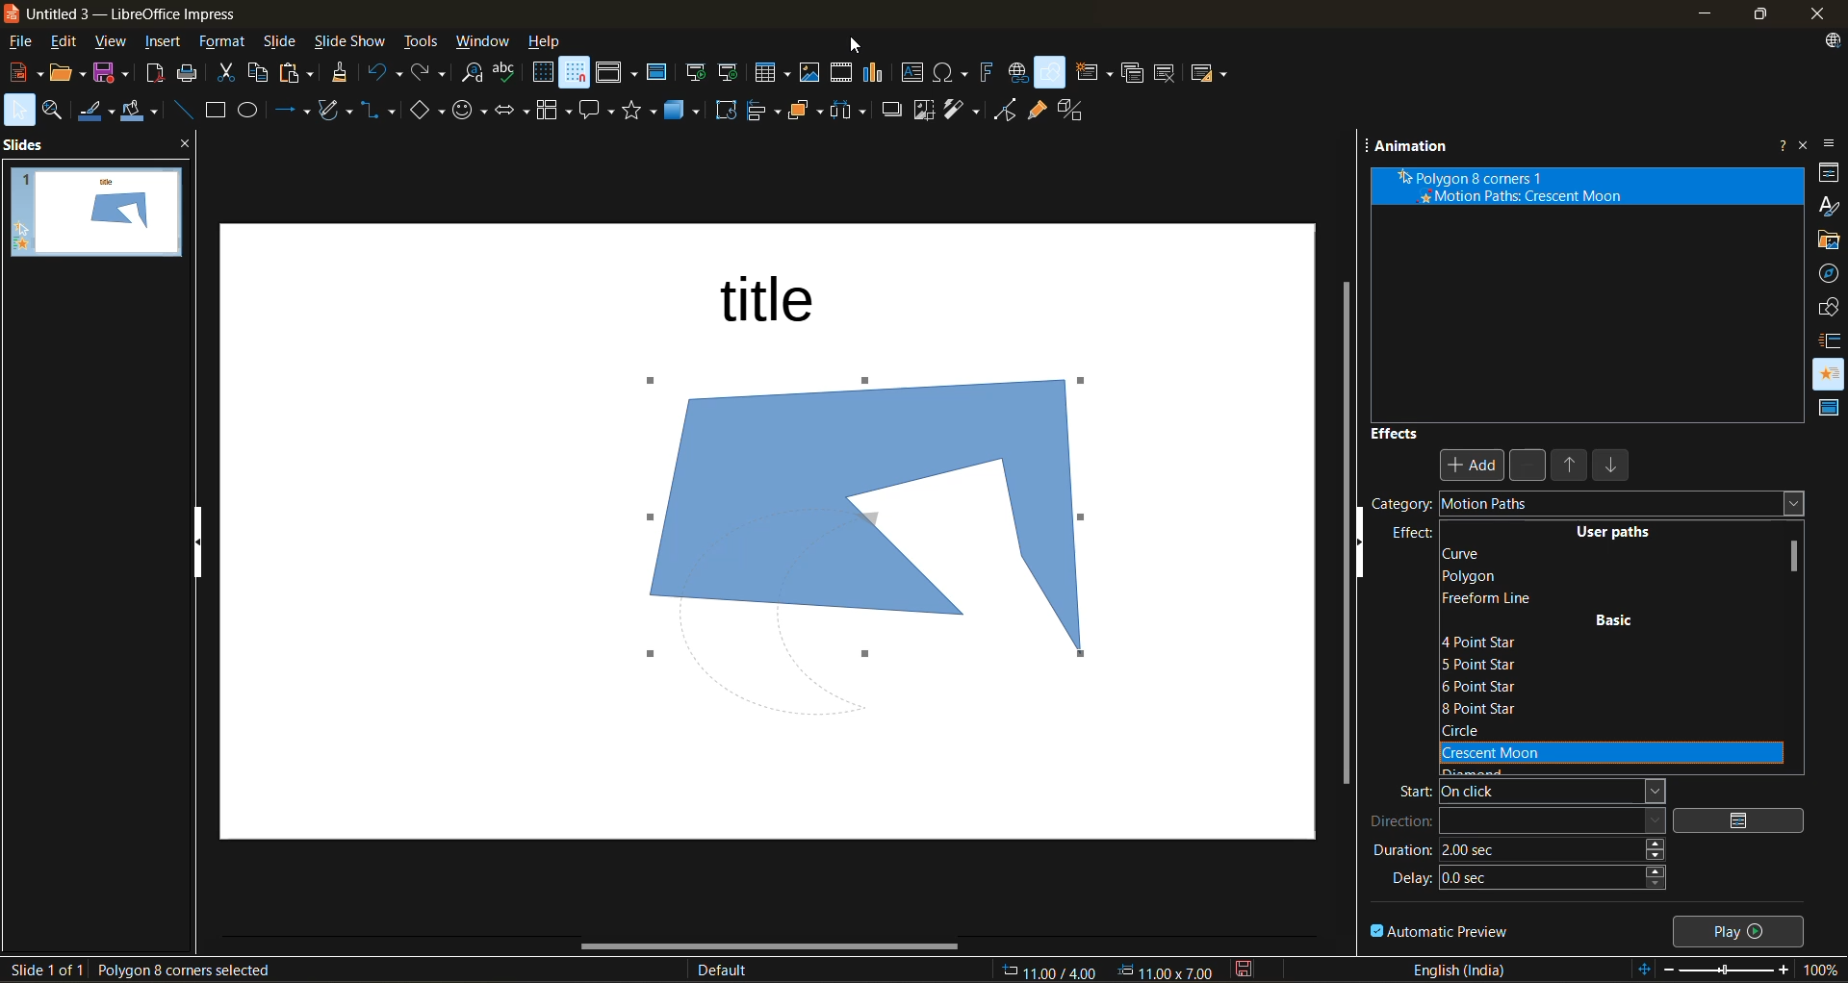  Describe the element at coordinates (1412, 148) in the screenshot. I see `animation` at that location.